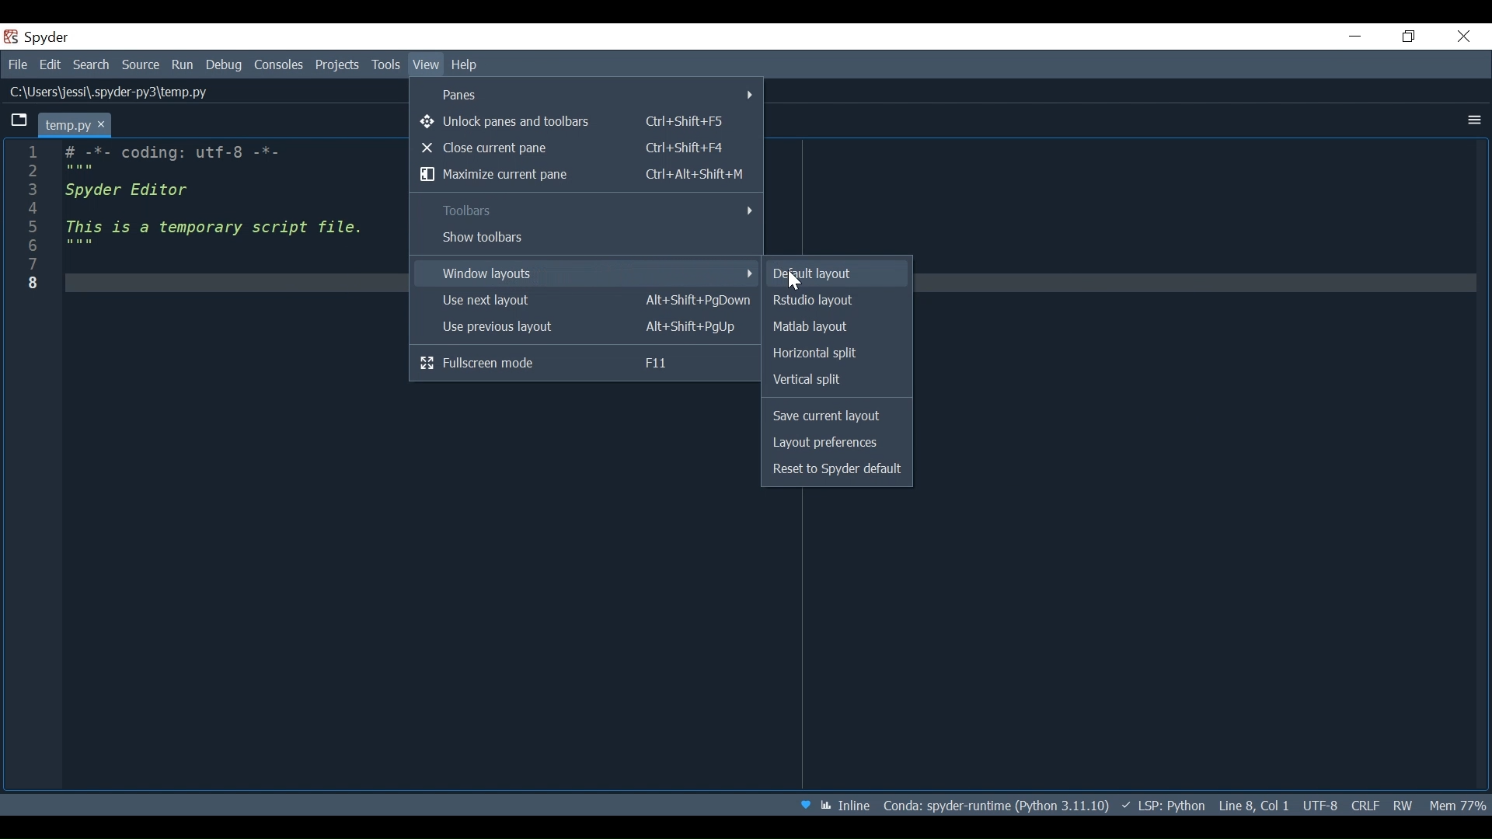 This screenshot has width=1492, height=839. What do you see at coordinates (584, 273) in the screenshot?
I see `Window layouts` at bounding box center [584, 273].